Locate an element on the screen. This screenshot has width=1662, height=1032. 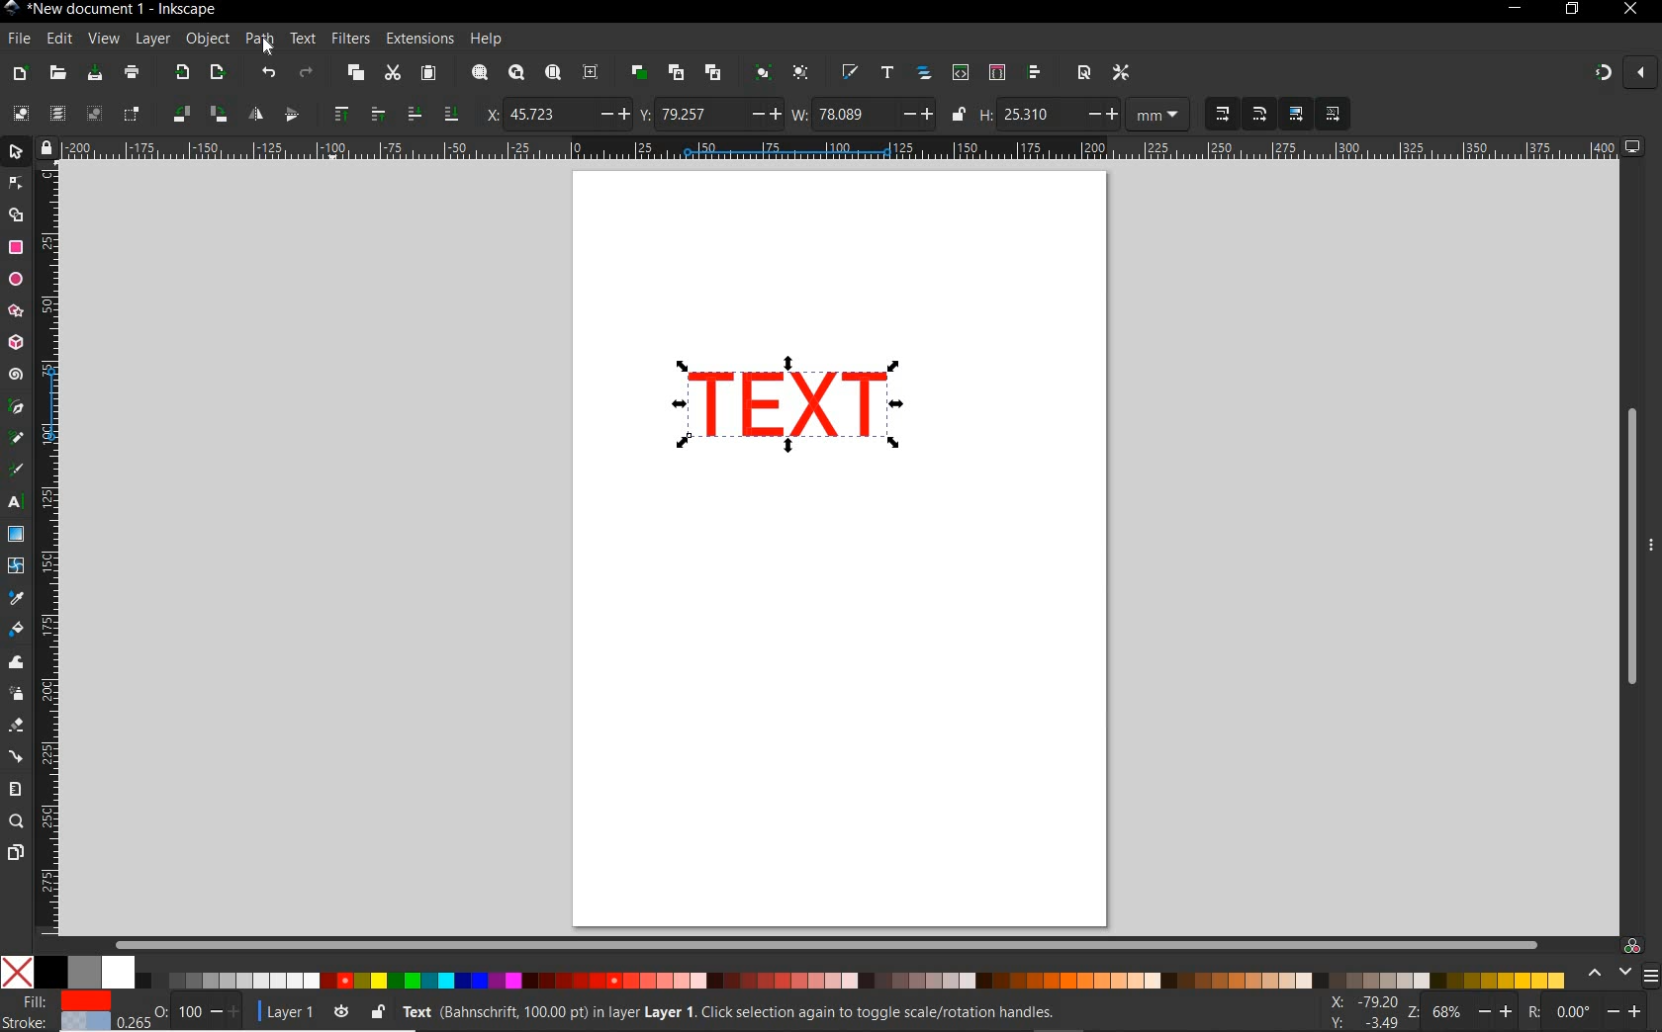
PASTE is located at coordinates (429, 73).